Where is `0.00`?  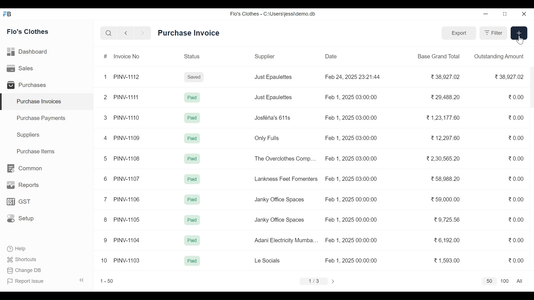 0.00 is located at coordinates (516, 199).